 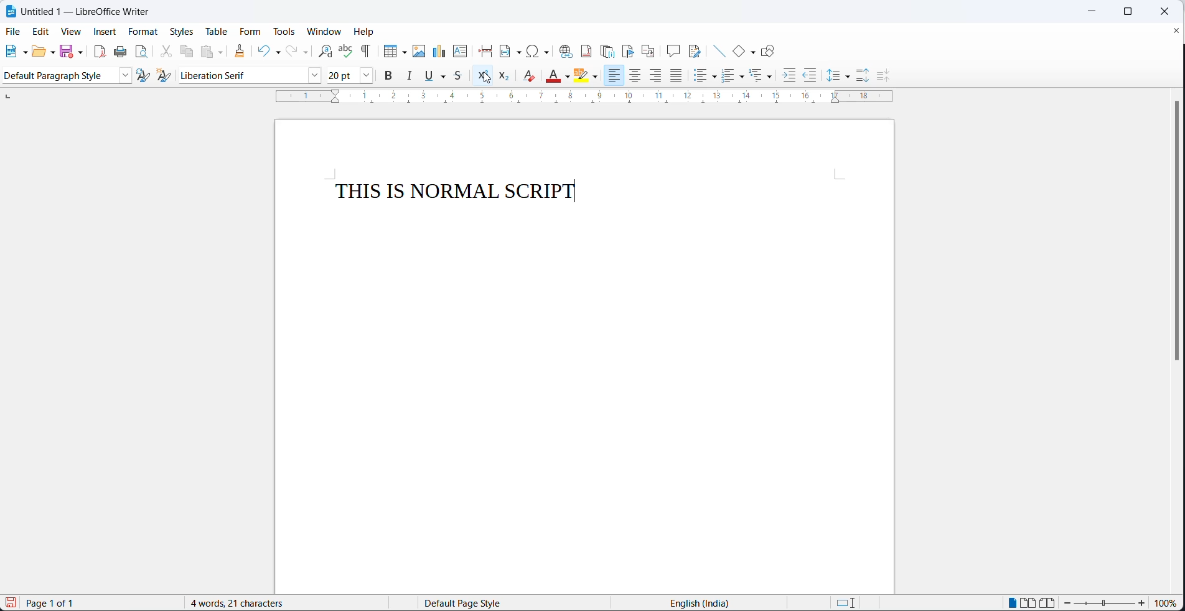 I want to click on zoom percentage, so click(x=1166, y=604).